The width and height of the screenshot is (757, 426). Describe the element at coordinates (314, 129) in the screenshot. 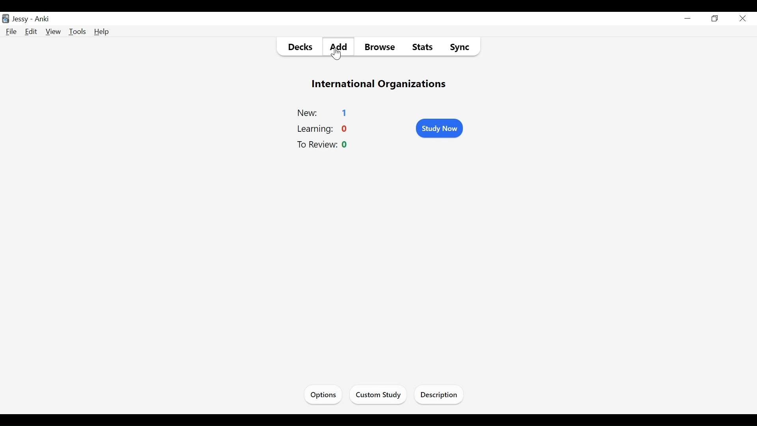

I see `Learning` at that location.